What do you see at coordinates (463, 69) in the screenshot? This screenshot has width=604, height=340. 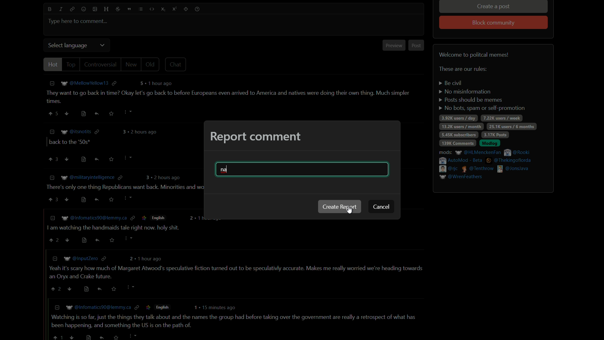 I see `text` at bounding box center [463, 69].